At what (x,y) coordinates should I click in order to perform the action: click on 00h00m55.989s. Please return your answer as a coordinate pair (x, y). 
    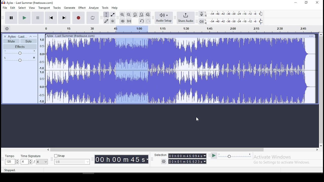
    Looking at the image, I should click on (188, 156).